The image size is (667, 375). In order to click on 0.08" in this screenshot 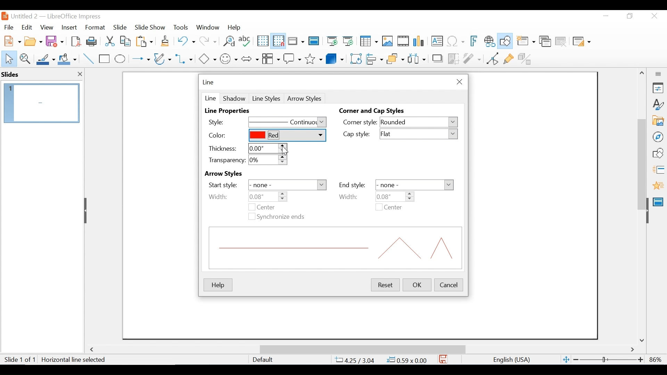, I will do `click(394, 196)`.